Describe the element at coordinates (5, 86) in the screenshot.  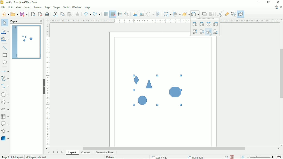
I see `Connectors` at that location.